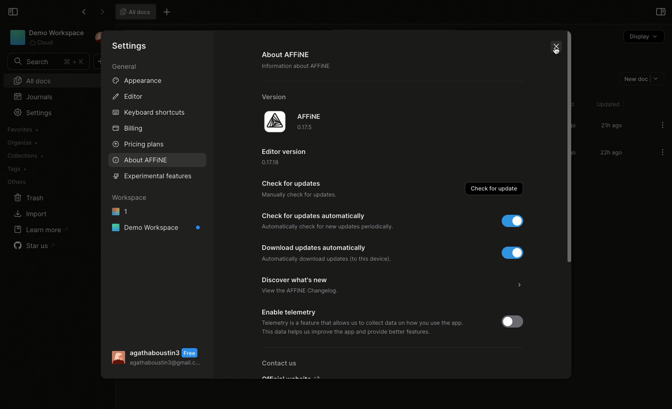 This screenshot has height=409, width=672. I want to click on Keyboard shortcuts, so click(149, 113).